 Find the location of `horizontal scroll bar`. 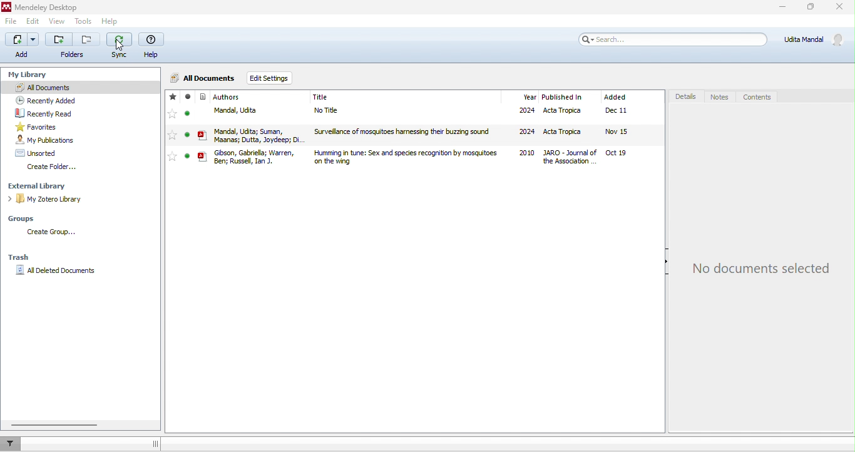

horizontal scroll bar is located at coordinates (56, 425).